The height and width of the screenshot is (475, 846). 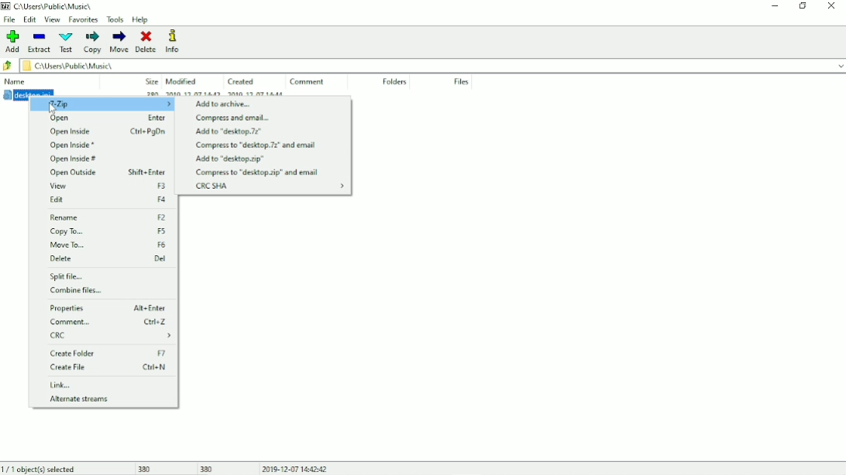 What do you see at coordinates (28, 93) in the screenshot?
I see `desktop.ini` at bounding box center [28, 93].